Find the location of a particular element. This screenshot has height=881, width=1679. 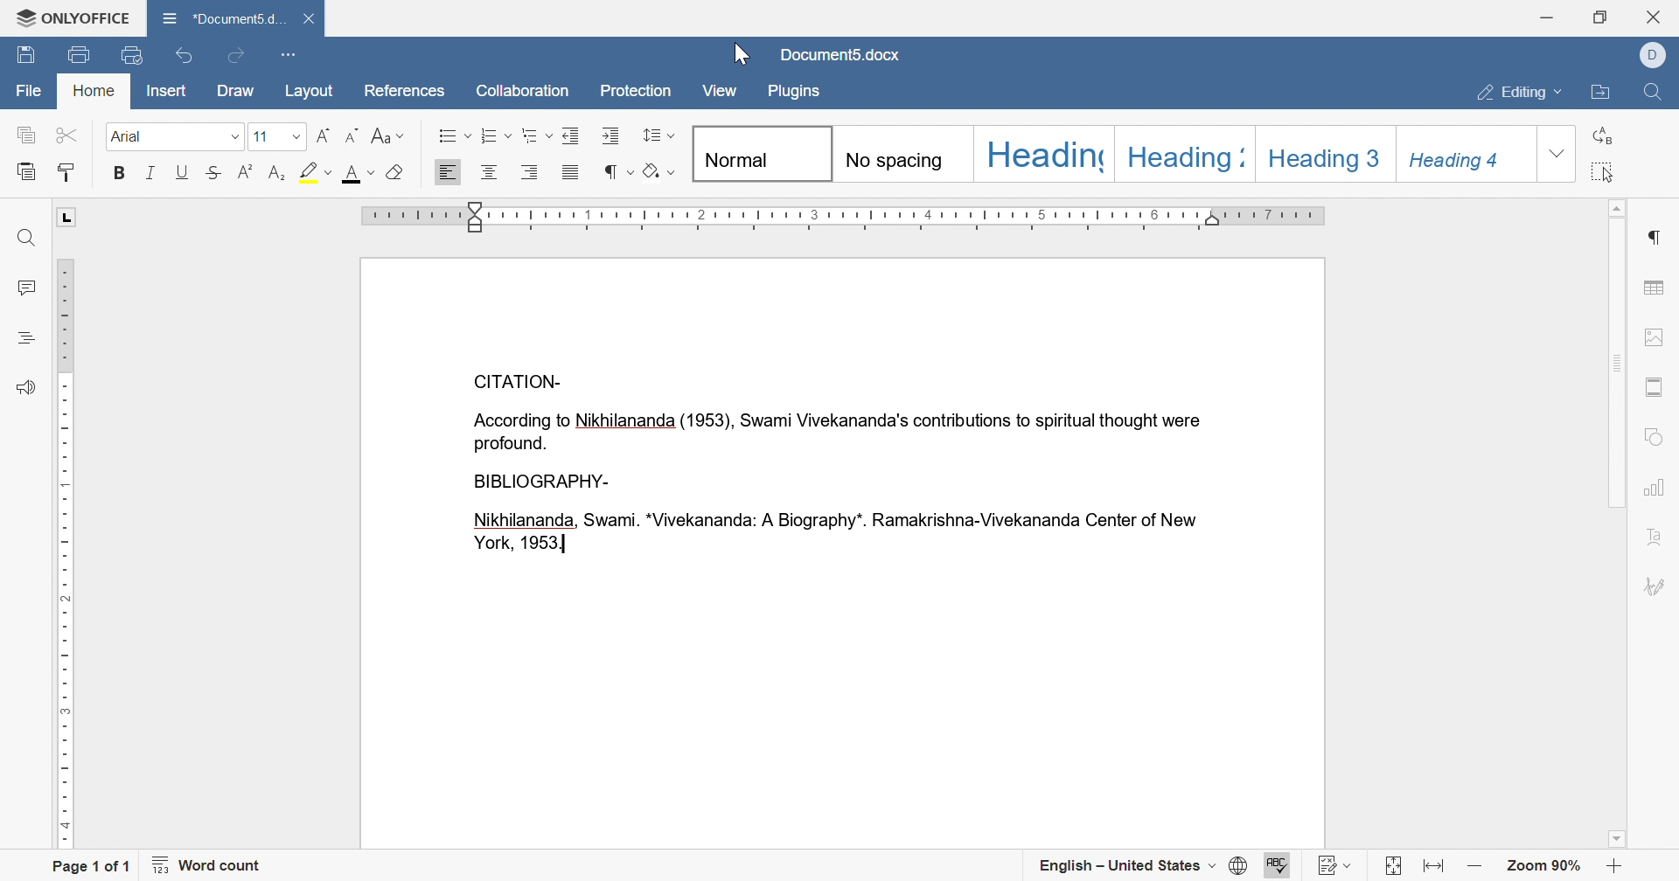

No spacing is located at coordinates (907, 155).